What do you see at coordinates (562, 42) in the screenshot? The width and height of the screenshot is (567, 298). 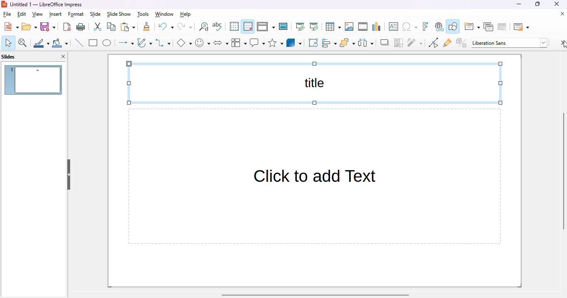 I see `settings` at bounding box center [562, 42].